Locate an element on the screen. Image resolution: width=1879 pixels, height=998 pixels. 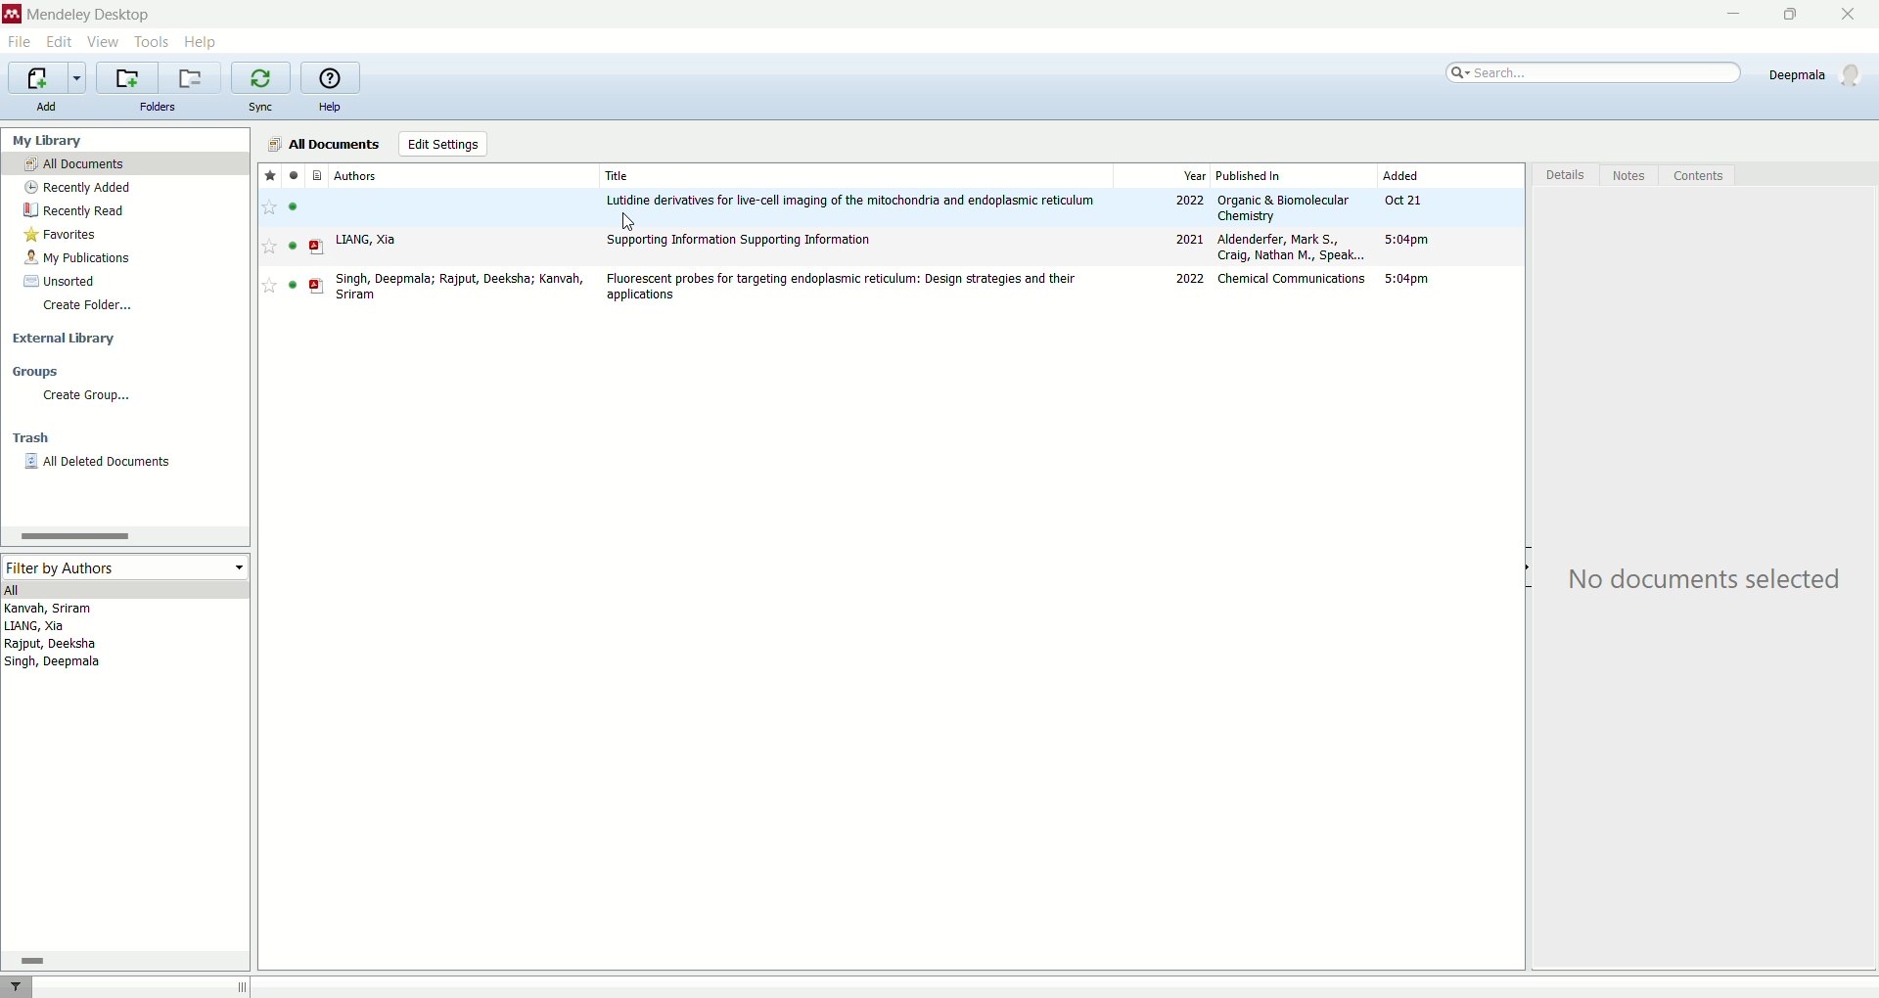
create a new folder is located at coordinates (128, 78).